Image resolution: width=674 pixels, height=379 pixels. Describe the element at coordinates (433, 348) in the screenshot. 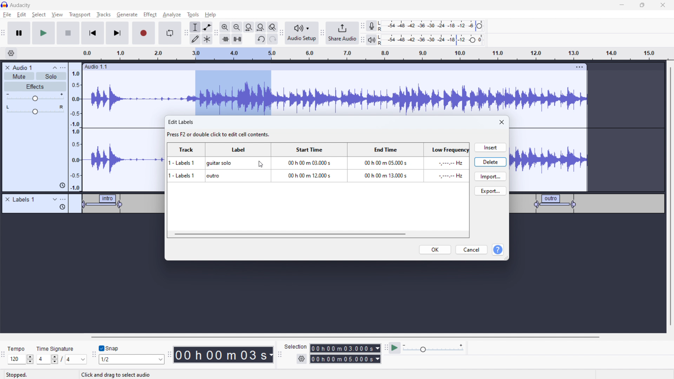

I see `playback speed` at that location.